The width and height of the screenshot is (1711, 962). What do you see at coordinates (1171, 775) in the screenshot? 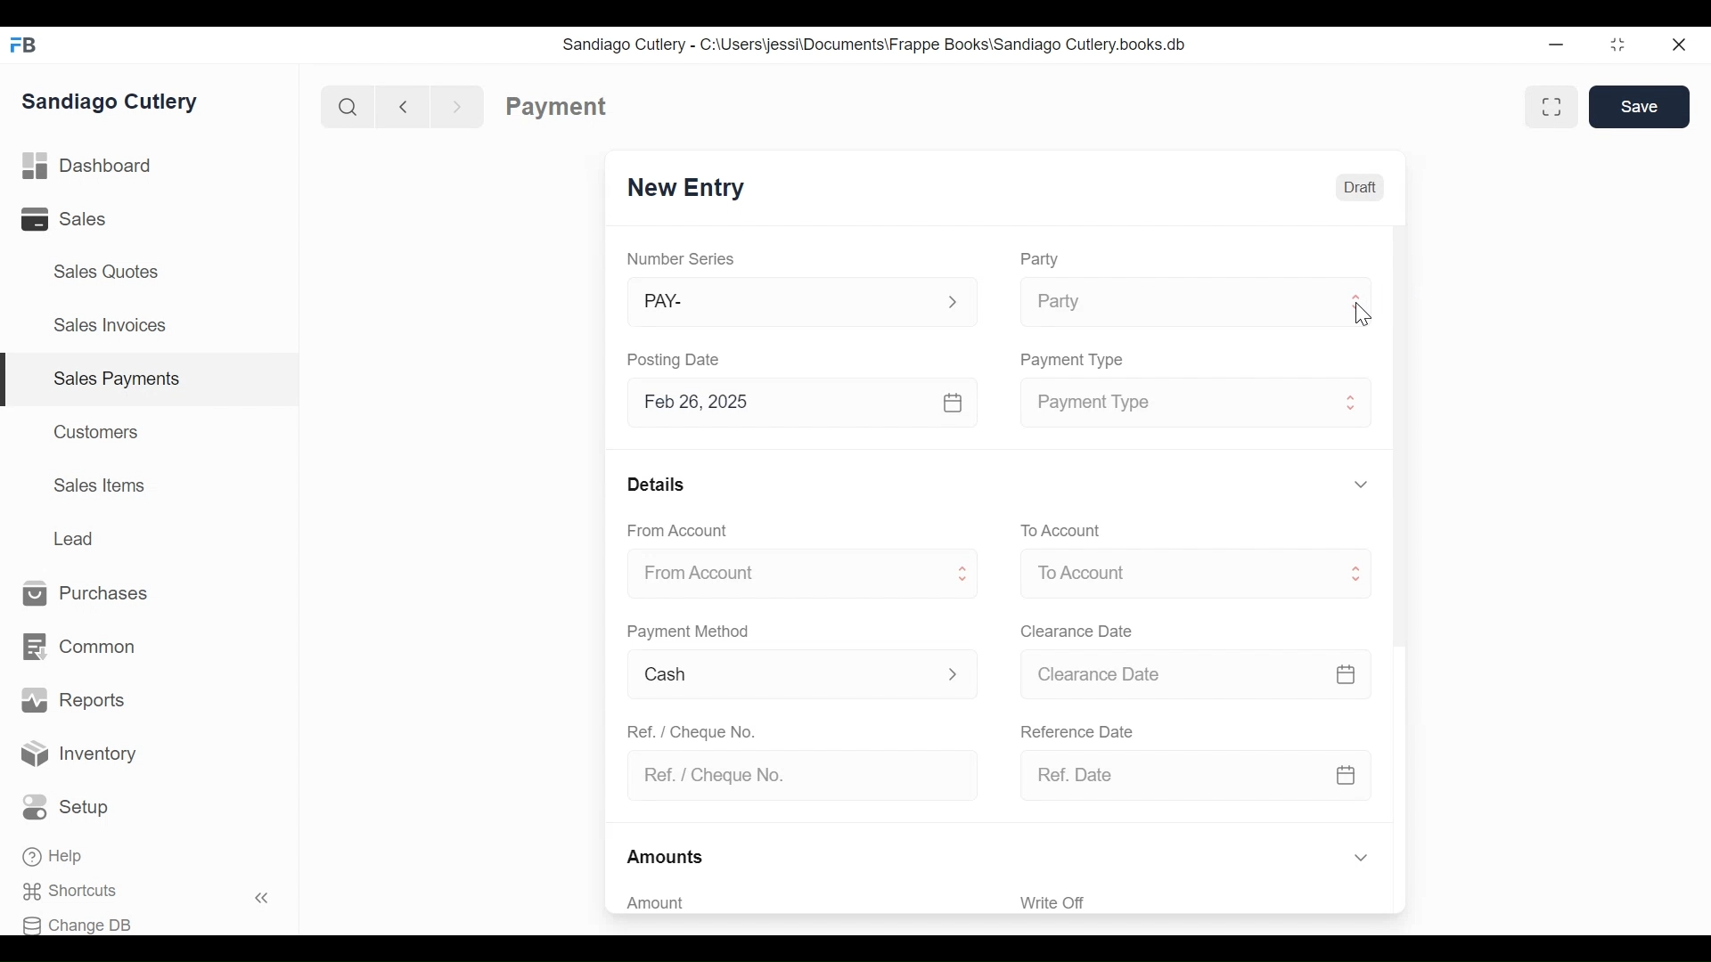
I see `Ref. Date` at bounding box center [1171, 775].